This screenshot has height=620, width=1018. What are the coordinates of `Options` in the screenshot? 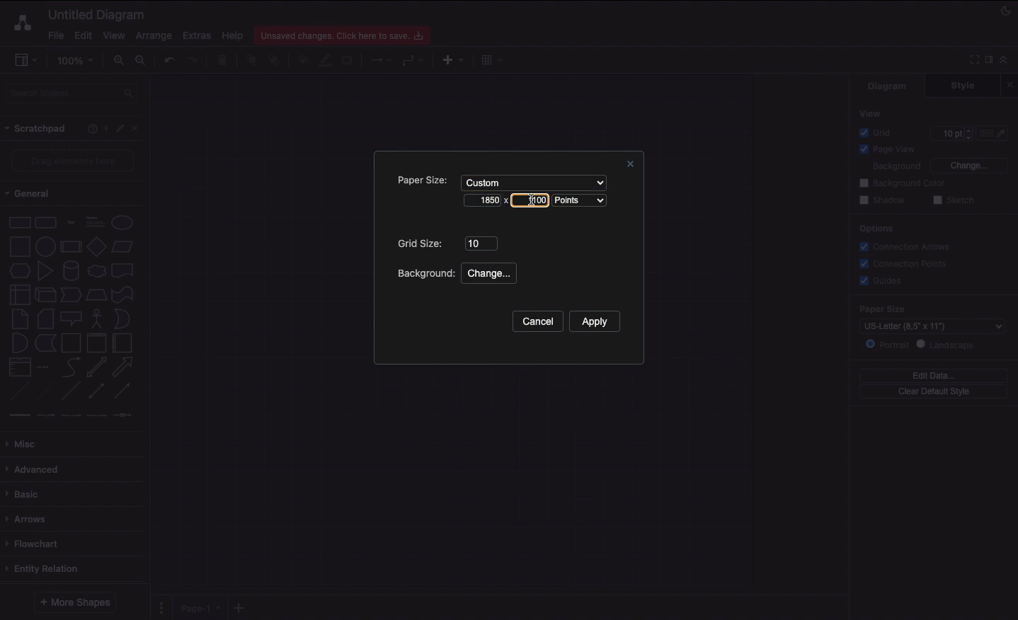 It's located at (875, 228).